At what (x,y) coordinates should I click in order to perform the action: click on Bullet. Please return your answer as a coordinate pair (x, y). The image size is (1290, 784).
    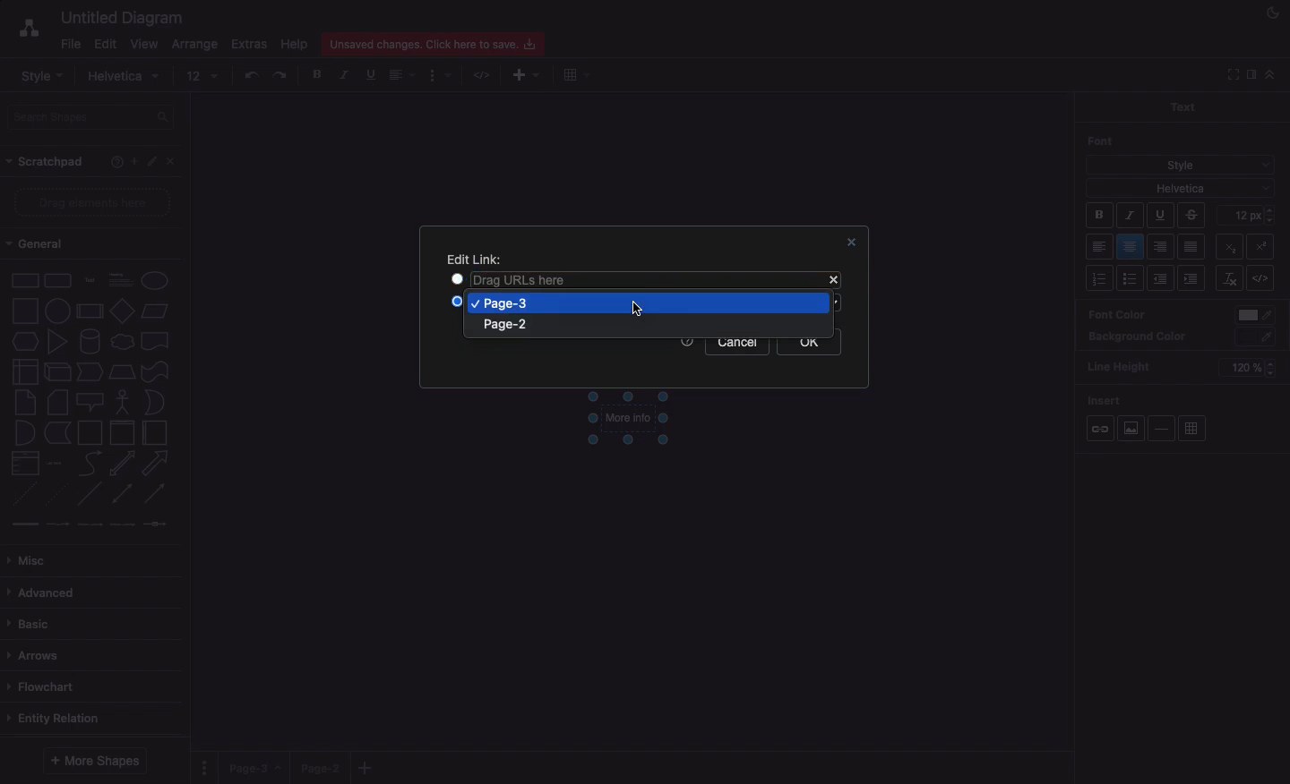
    Looking at the image, I should click on (1131, 279).